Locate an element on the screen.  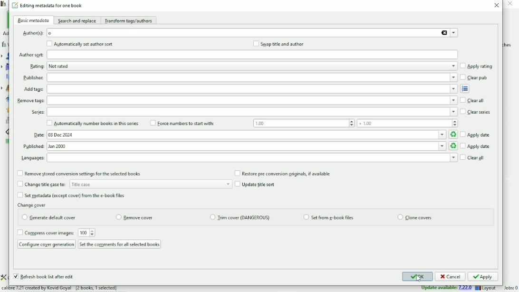
Rating is located at coordinates (35, 67).